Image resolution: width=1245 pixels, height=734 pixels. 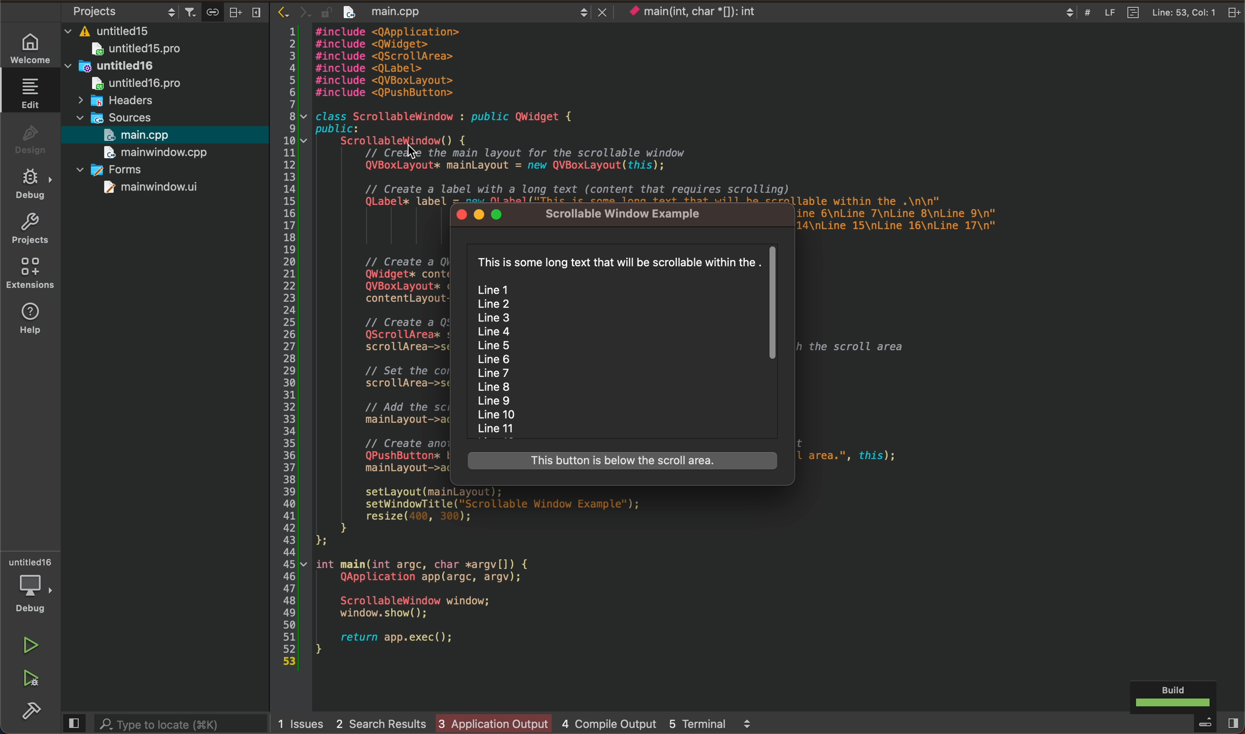 I want to click on run, so click(x=26, y=647).